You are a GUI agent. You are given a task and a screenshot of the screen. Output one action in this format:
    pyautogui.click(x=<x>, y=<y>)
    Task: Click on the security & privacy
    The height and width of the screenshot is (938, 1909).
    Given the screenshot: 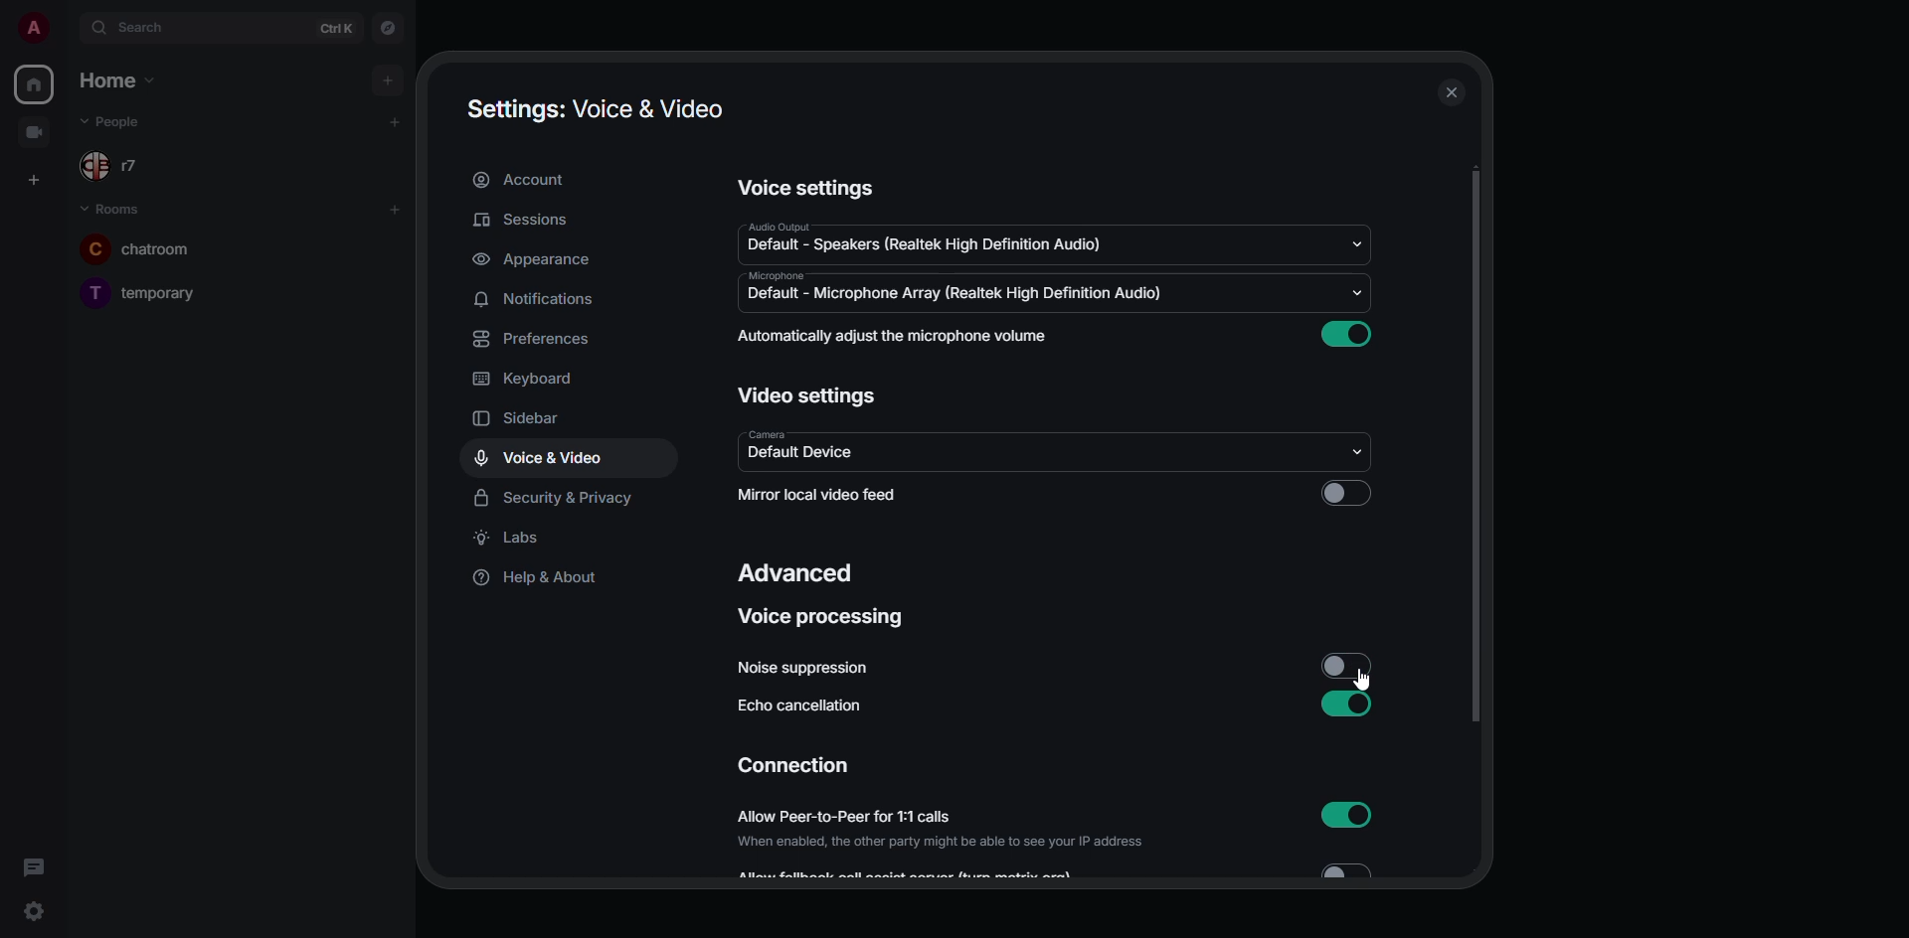 What is the action you would take?
    pyautogui.click(x=558, y=495)
    